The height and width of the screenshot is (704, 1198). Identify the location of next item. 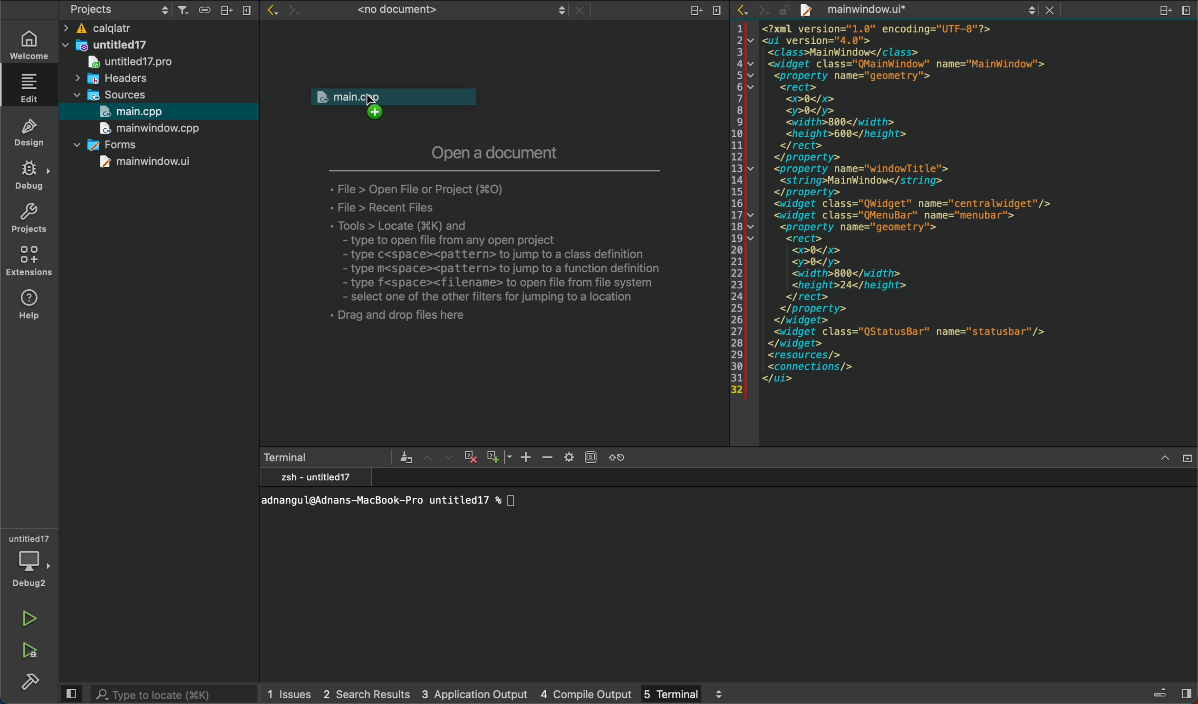
(447, 457).